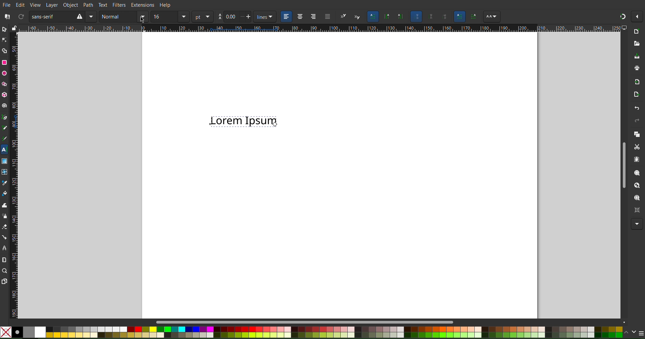 Image resolution: width=645 pixels, height=339 pixels. What do you see at coordinates (635, 186) in the screenshot?
I see `Zoom Drawing` at bounding box center [635, 186].